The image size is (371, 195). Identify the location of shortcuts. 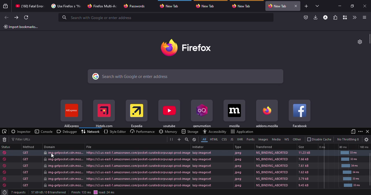
(71, 114).